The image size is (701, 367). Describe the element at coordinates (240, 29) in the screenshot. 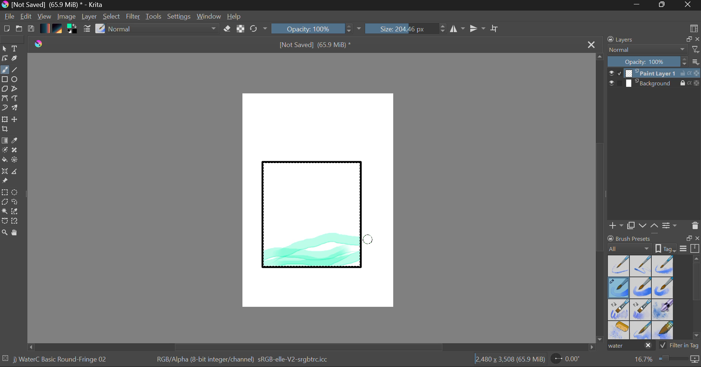

I see `Lock Alpha` at that location.